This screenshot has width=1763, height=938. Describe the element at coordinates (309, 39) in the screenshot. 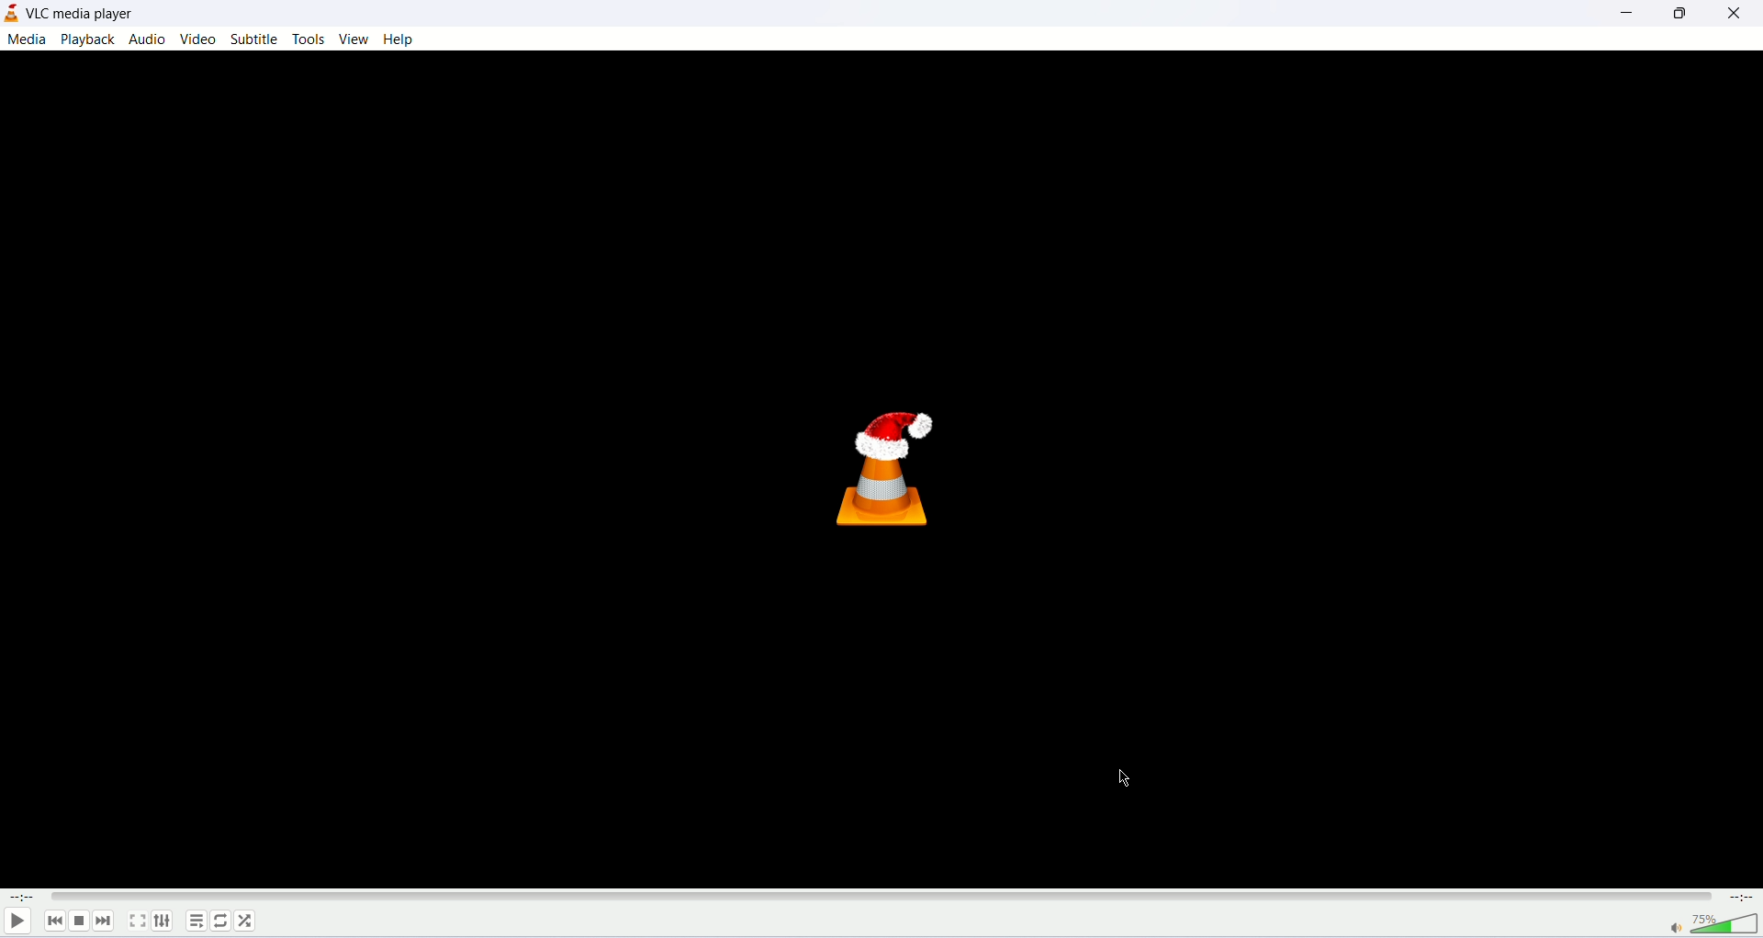

I see `tools` at that location.